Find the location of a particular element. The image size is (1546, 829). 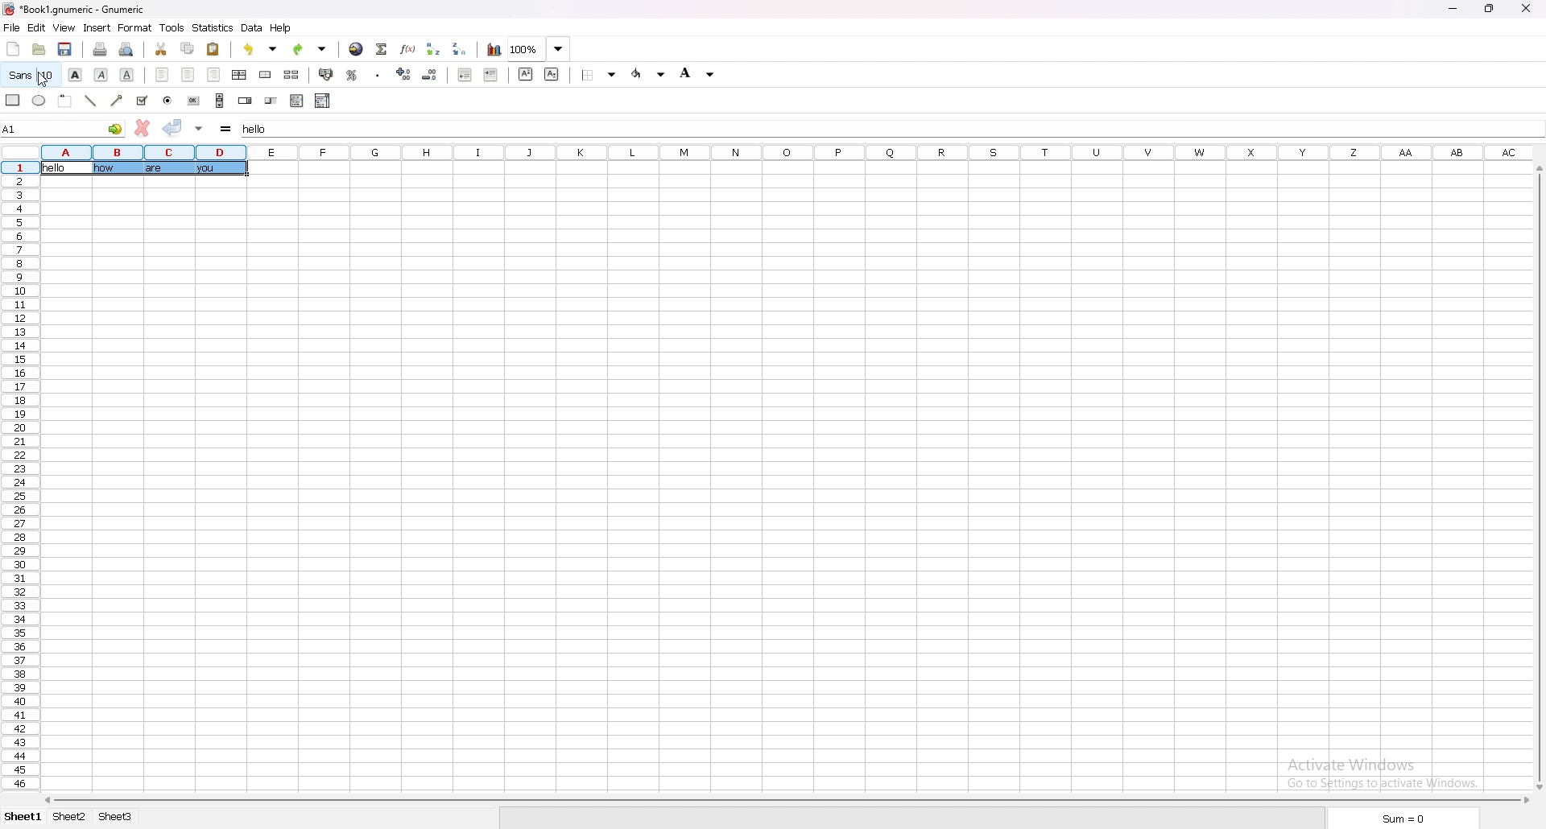

cut is located at coordinates (160, 47).